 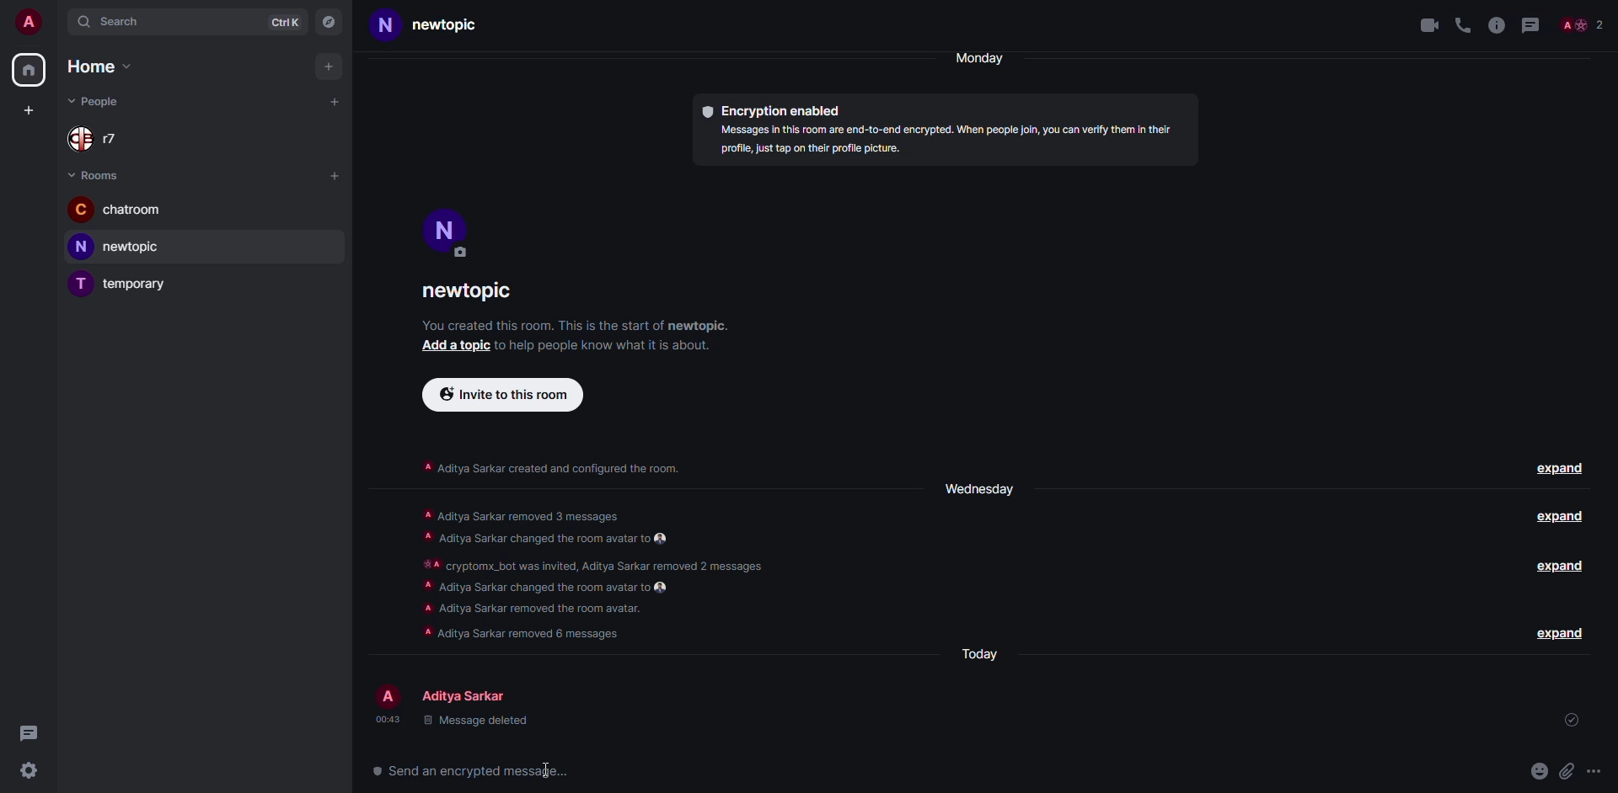 I want to click on profile, so click(x=446, y=229).